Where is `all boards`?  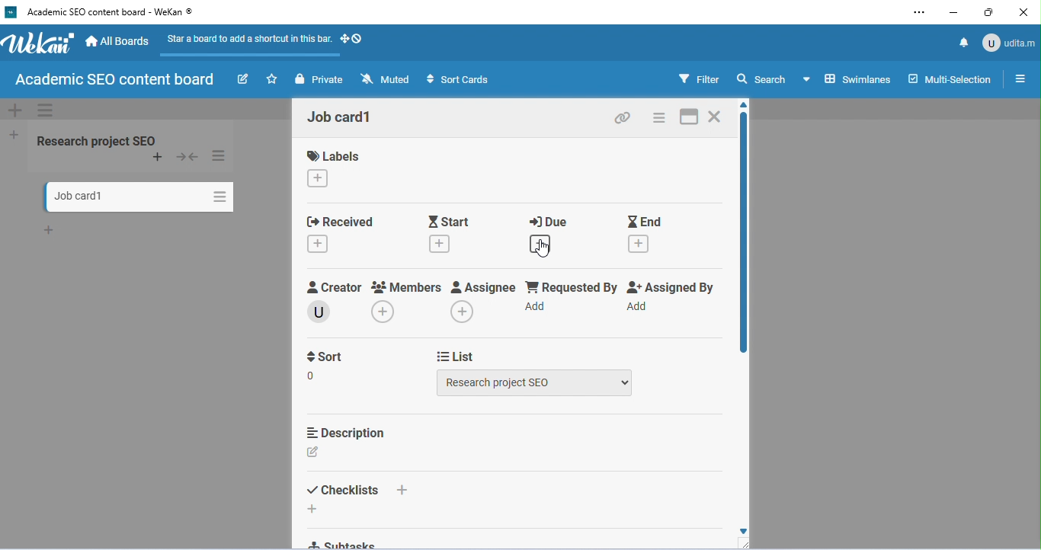
all boards is located at coordinates (119, 42).